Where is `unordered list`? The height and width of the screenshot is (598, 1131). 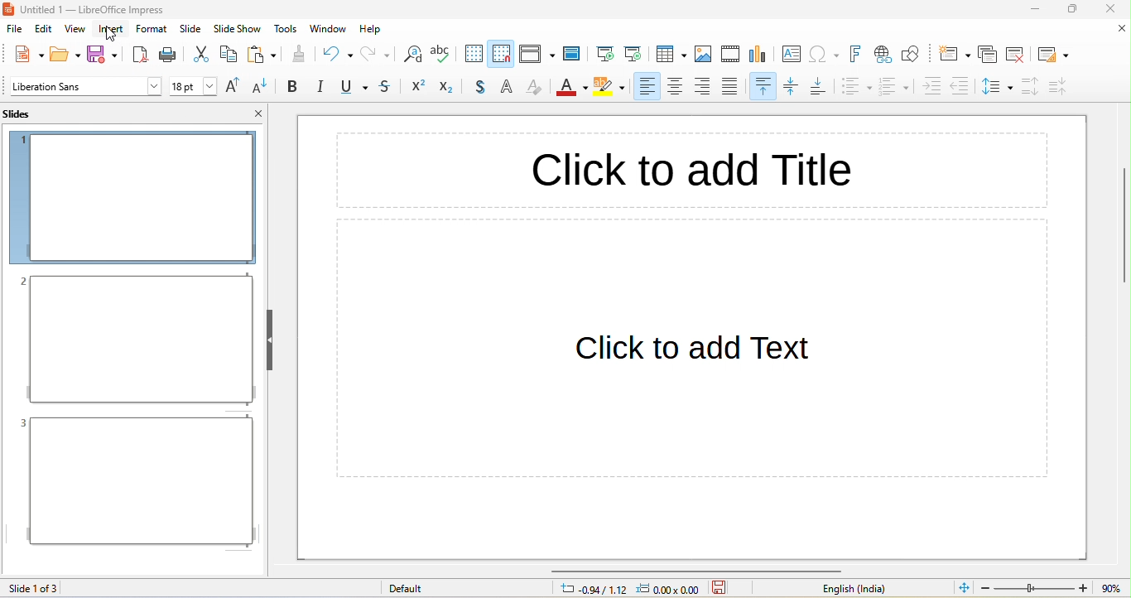
unordered list is located at coordinates (856, 89).